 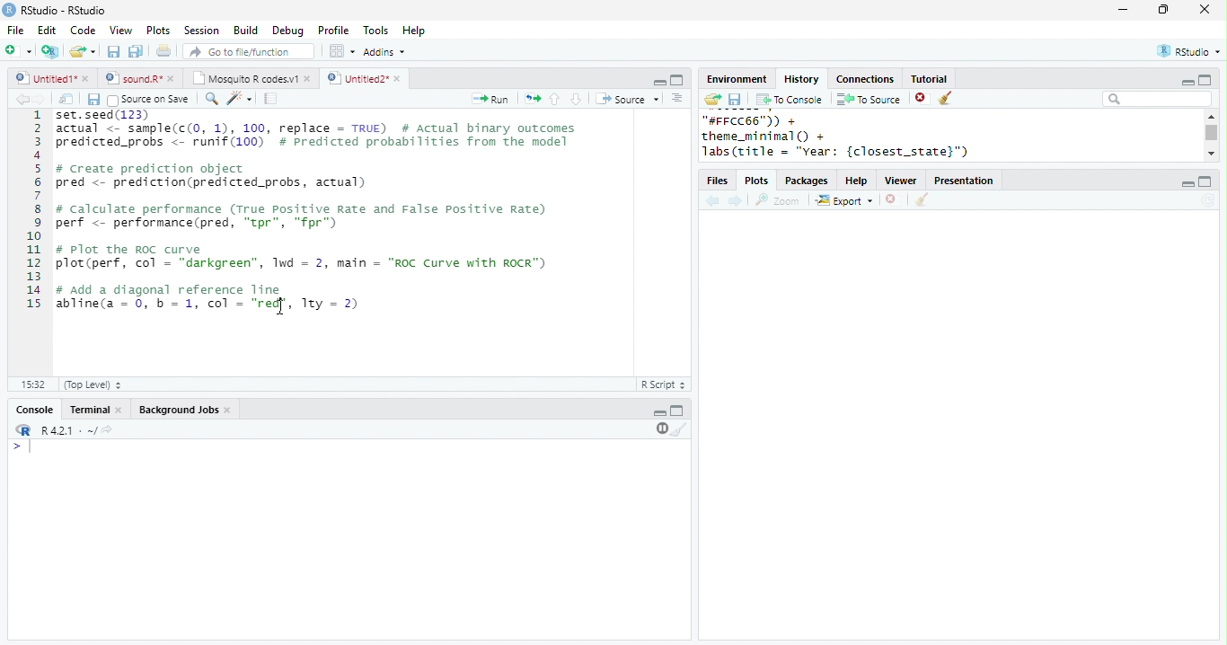 What do you see at coordinates (240, 98) in the screenshot?
I see `code tools` at bounding box center [240, 98].